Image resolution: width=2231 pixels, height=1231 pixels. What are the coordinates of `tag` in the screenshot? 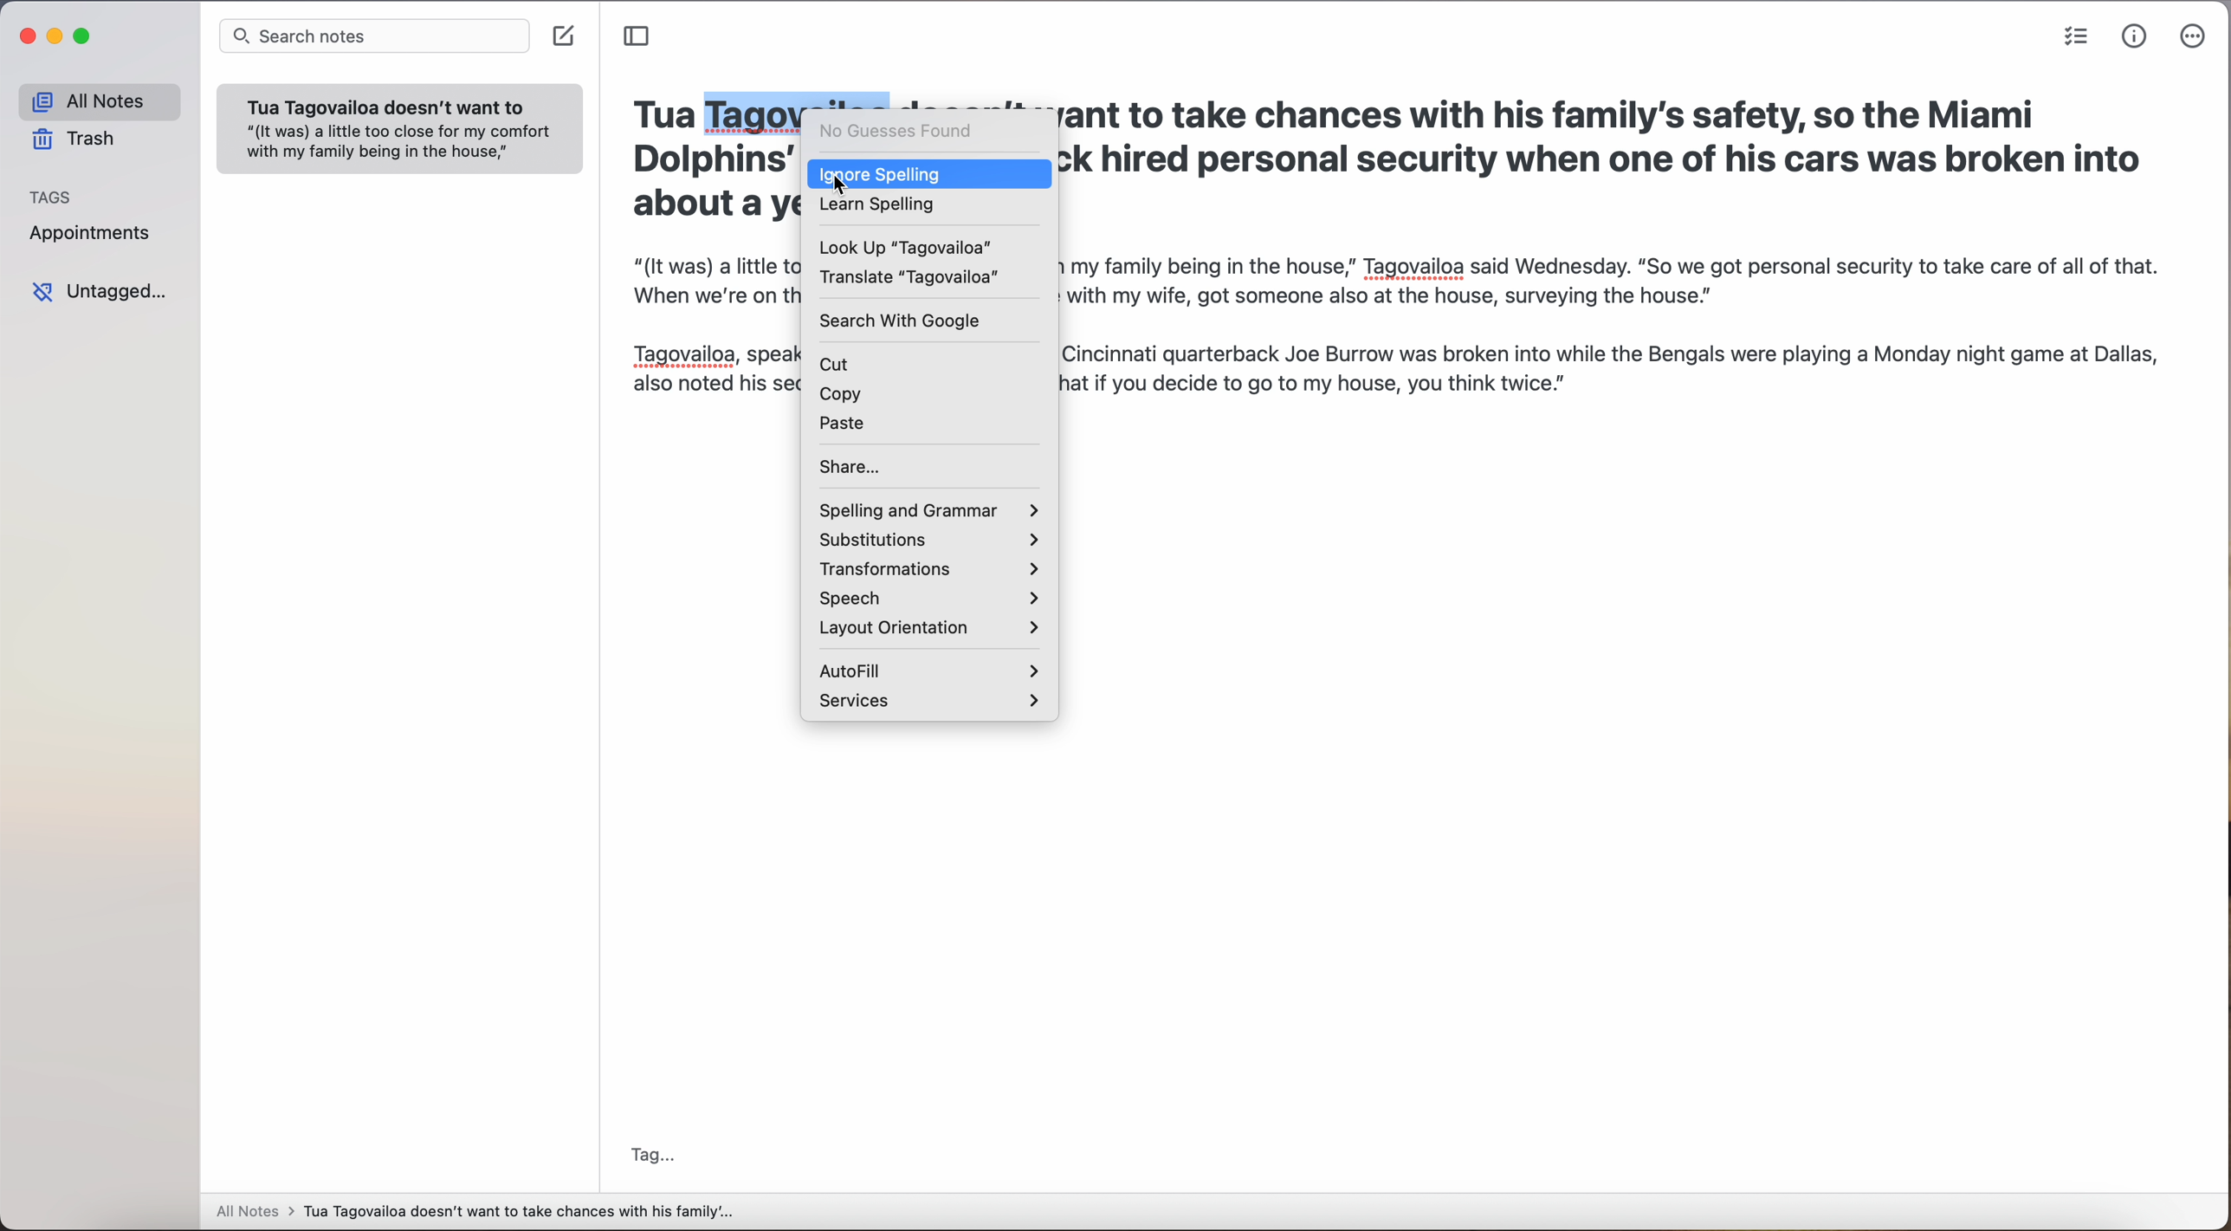 It's located at (656, 1152).